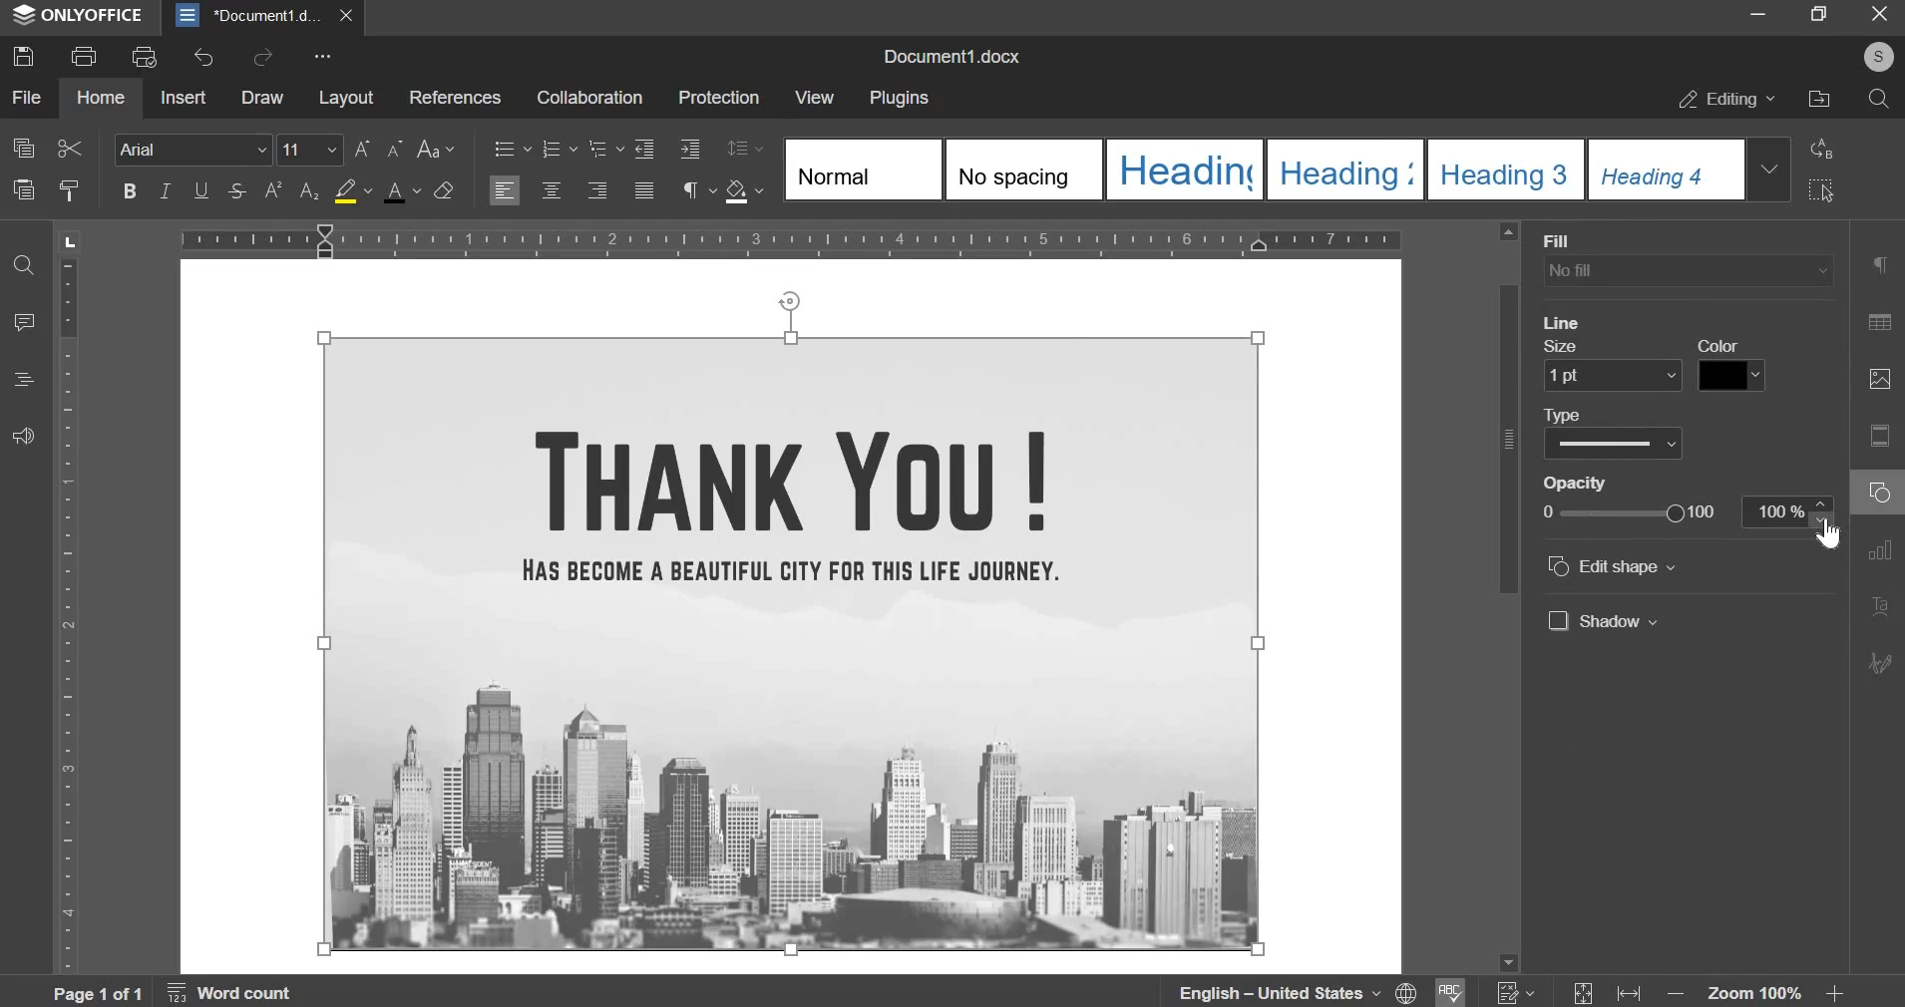 The image size is (1905, 1007). I want to click on Heading 1, so click(1183, 169).